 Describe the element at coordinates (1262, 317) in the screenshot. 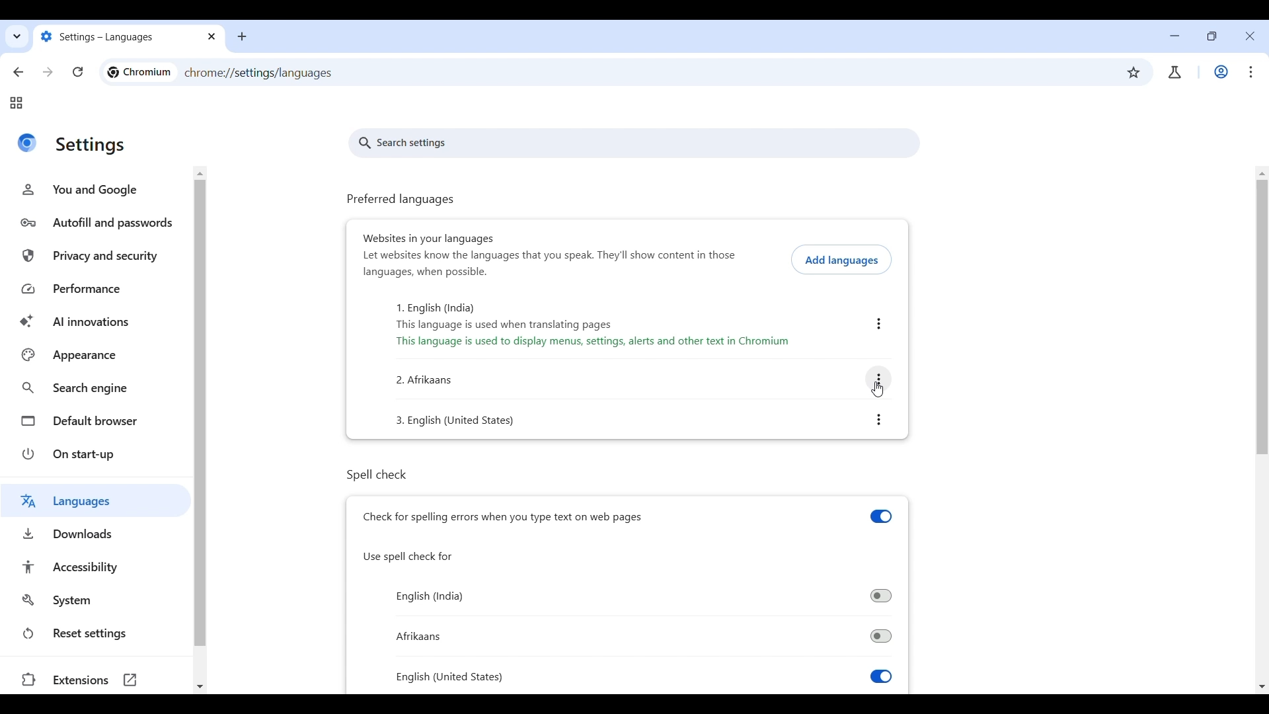

I see `Vertical slide bar` at that location.